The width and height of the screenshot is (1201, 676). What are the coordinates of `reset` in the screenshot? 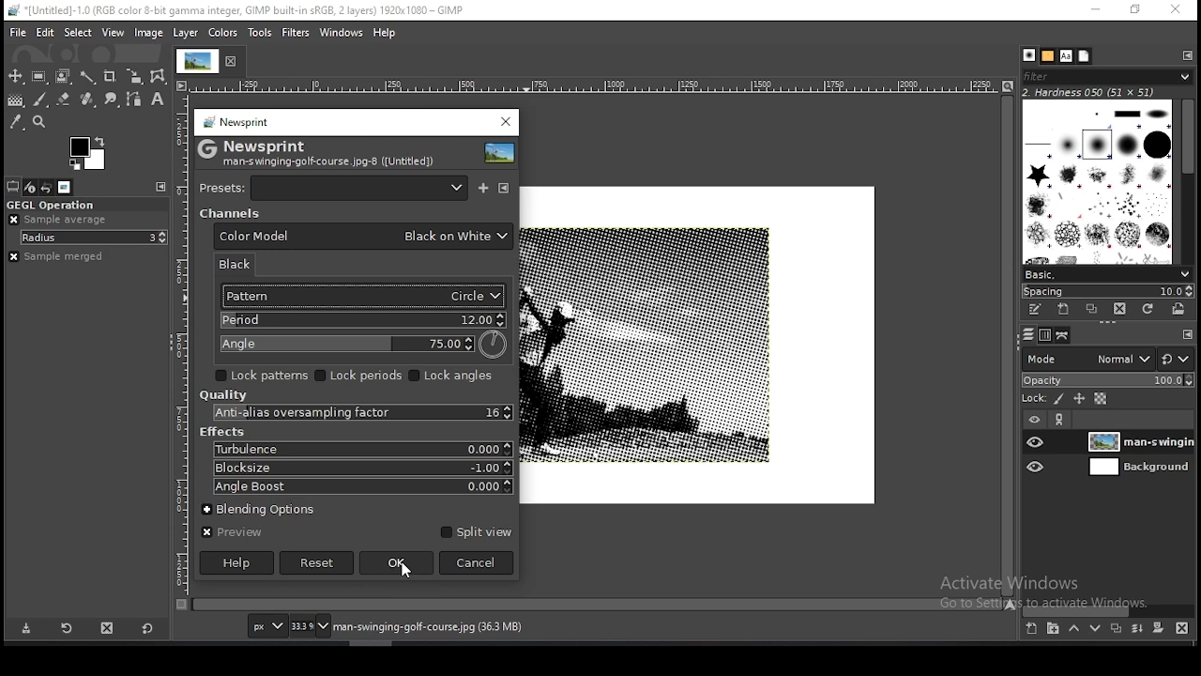 It's located at (148, 627).